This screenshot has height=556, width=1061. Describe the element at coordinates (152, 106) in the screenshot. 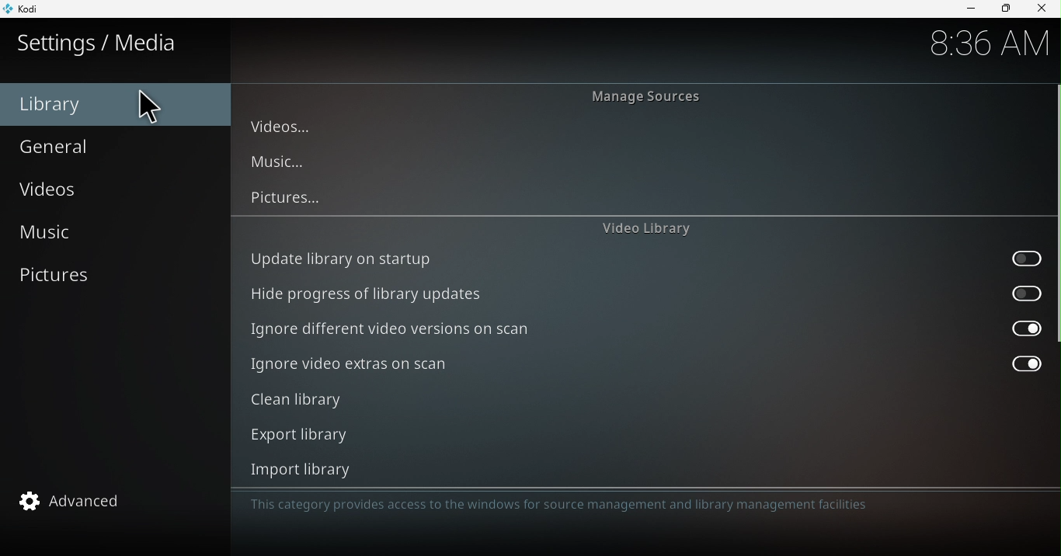

I see `cursor` at that location.